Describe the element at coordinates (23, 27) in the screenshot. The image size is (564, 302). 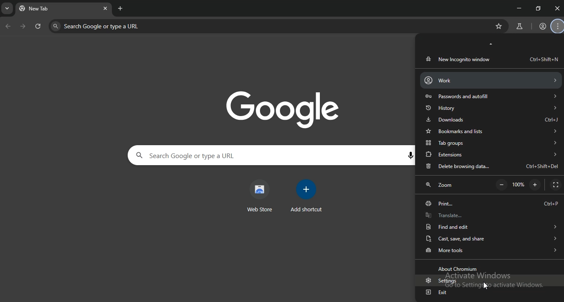
I see `next page` at that location.